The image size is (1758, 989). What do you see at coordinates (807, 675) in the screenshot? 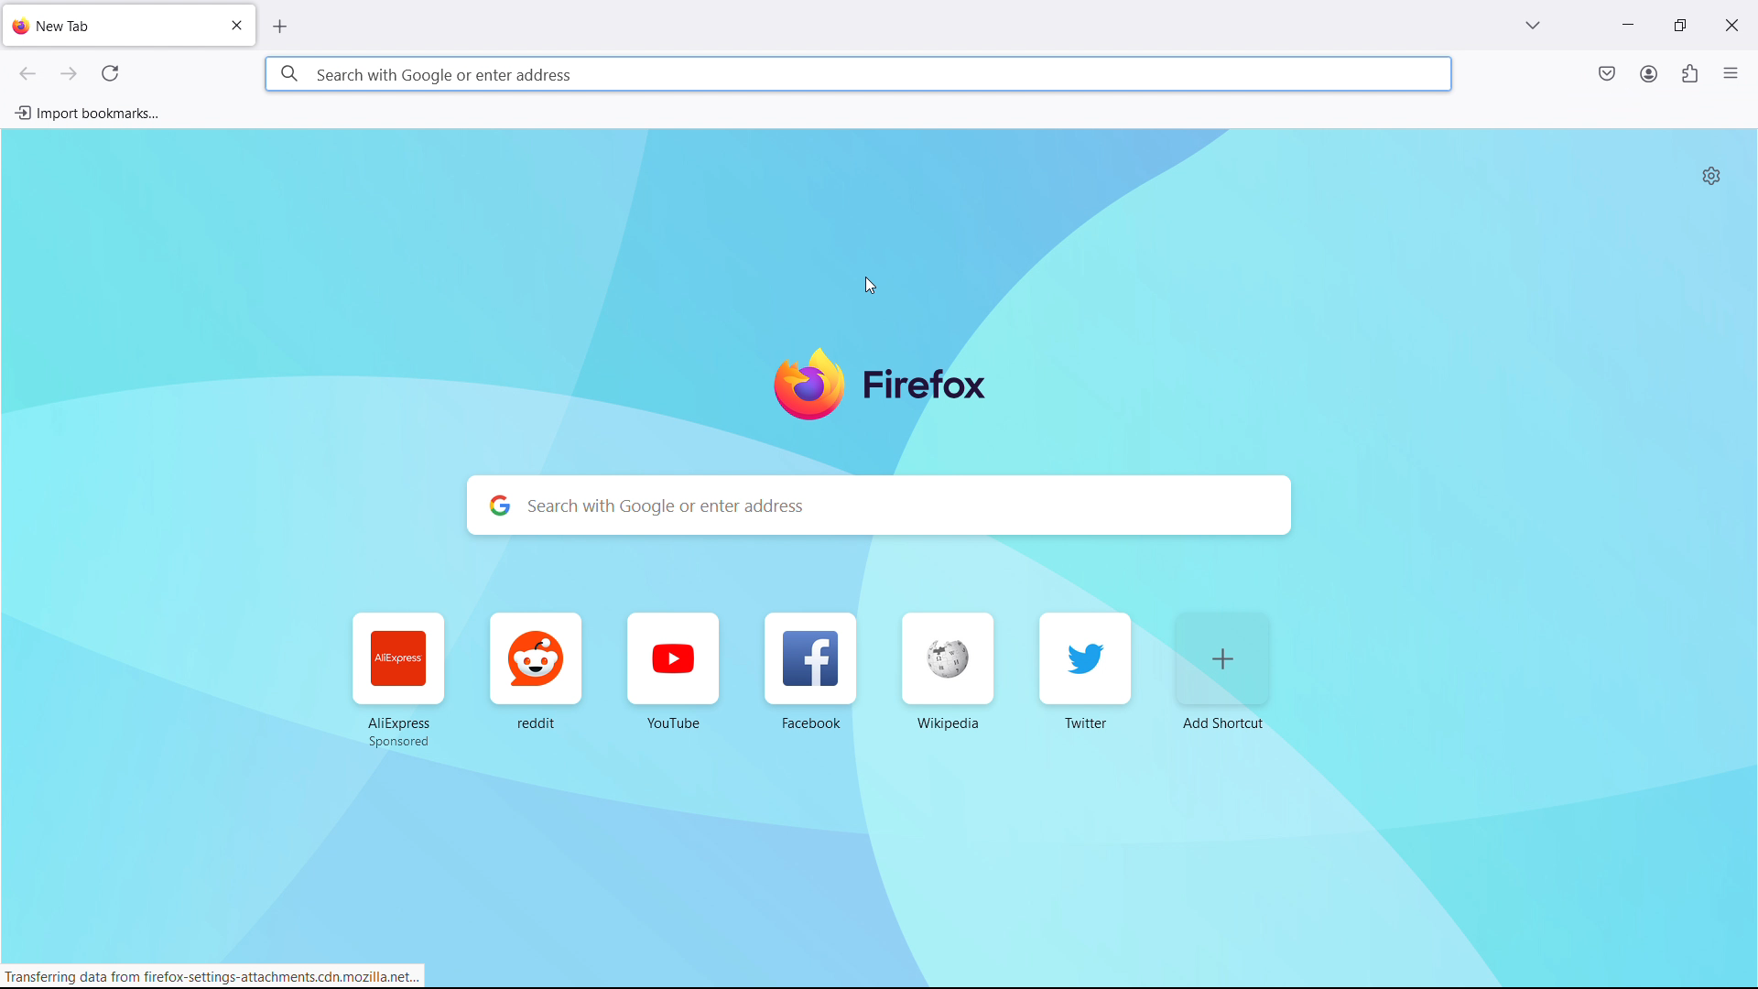
I see `Facebook` at bounding box center [807, 675].